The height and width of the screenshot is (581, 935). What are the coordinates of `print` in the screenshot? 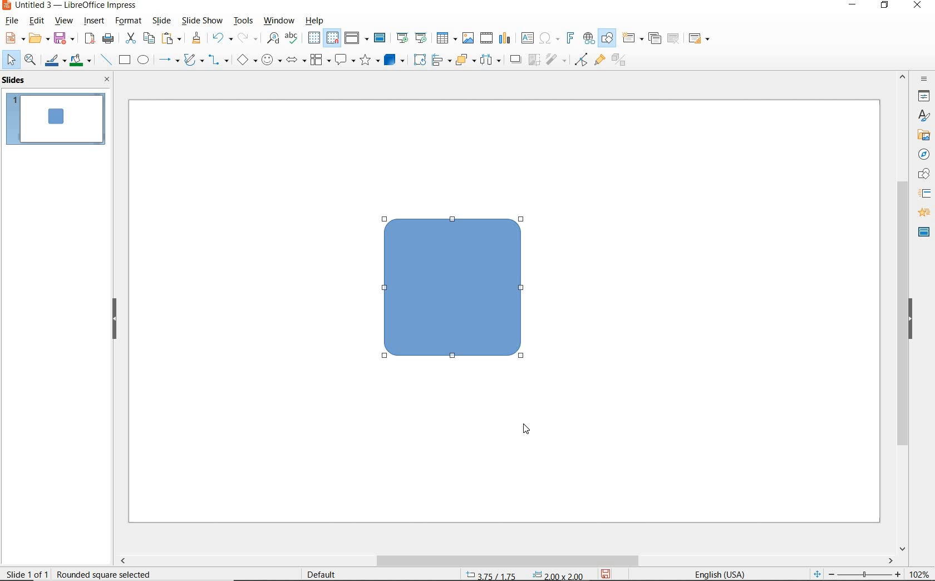 It's located at (109, 38).